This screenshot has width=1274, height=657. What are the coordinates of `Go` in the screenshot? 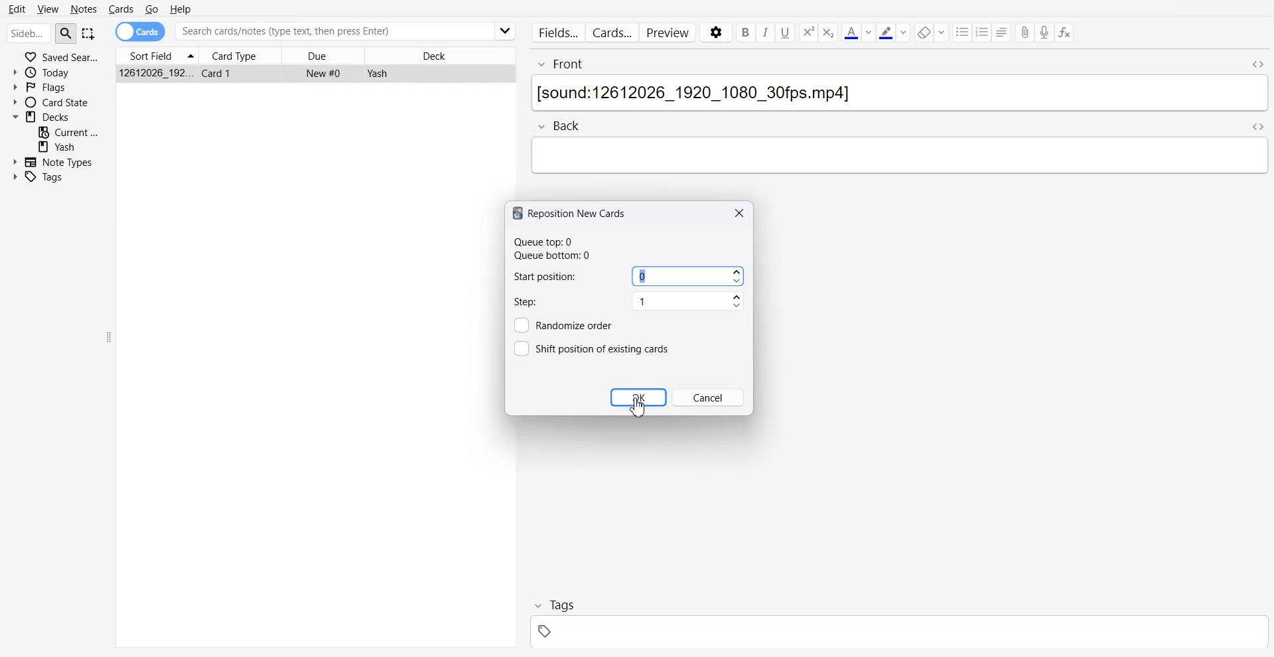 It's located at (151, 9).